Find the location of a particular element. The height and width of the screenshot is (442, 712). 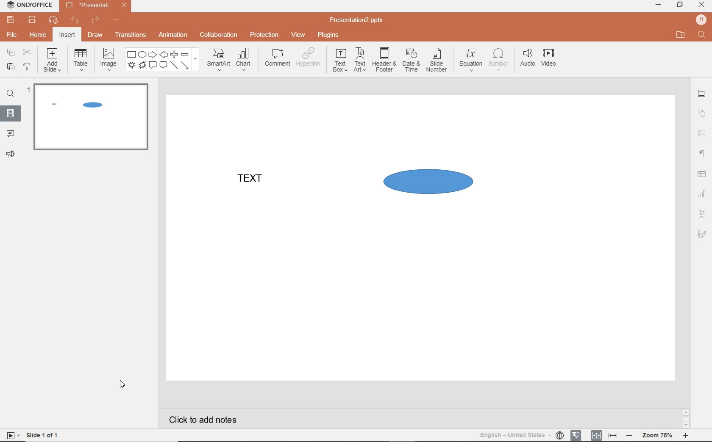

textbox is located at coordinates (339, 61).